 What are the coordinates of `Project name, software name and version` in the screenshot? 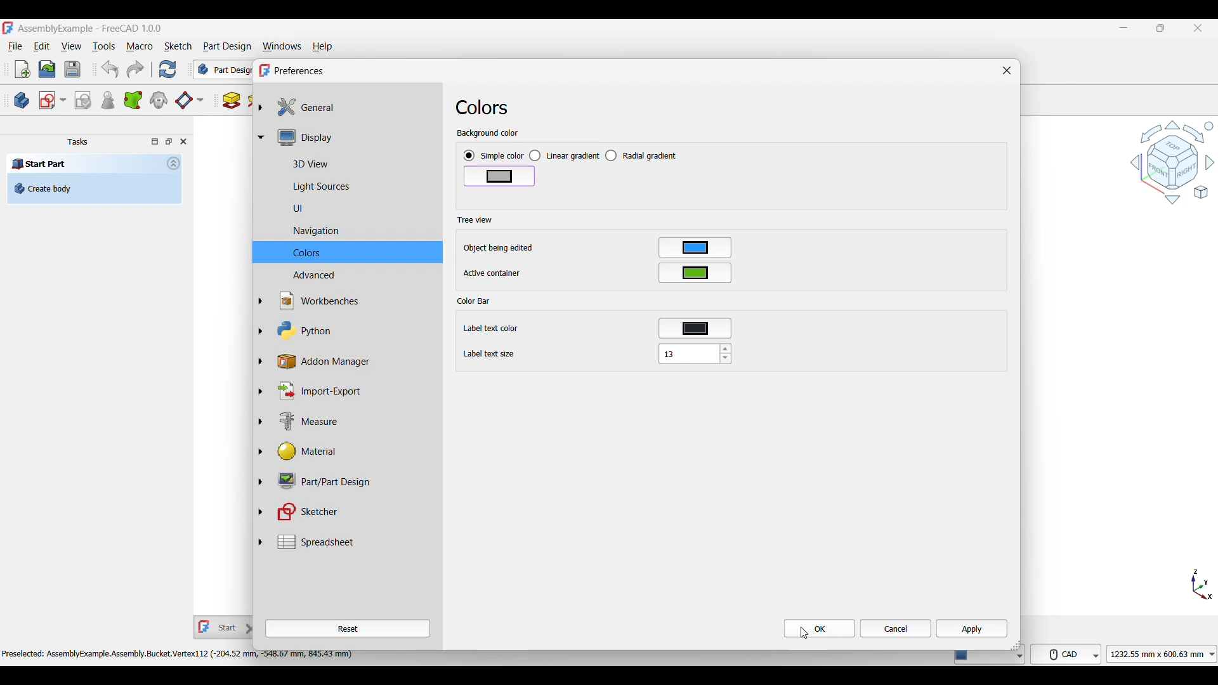 It's located at (91, 29).